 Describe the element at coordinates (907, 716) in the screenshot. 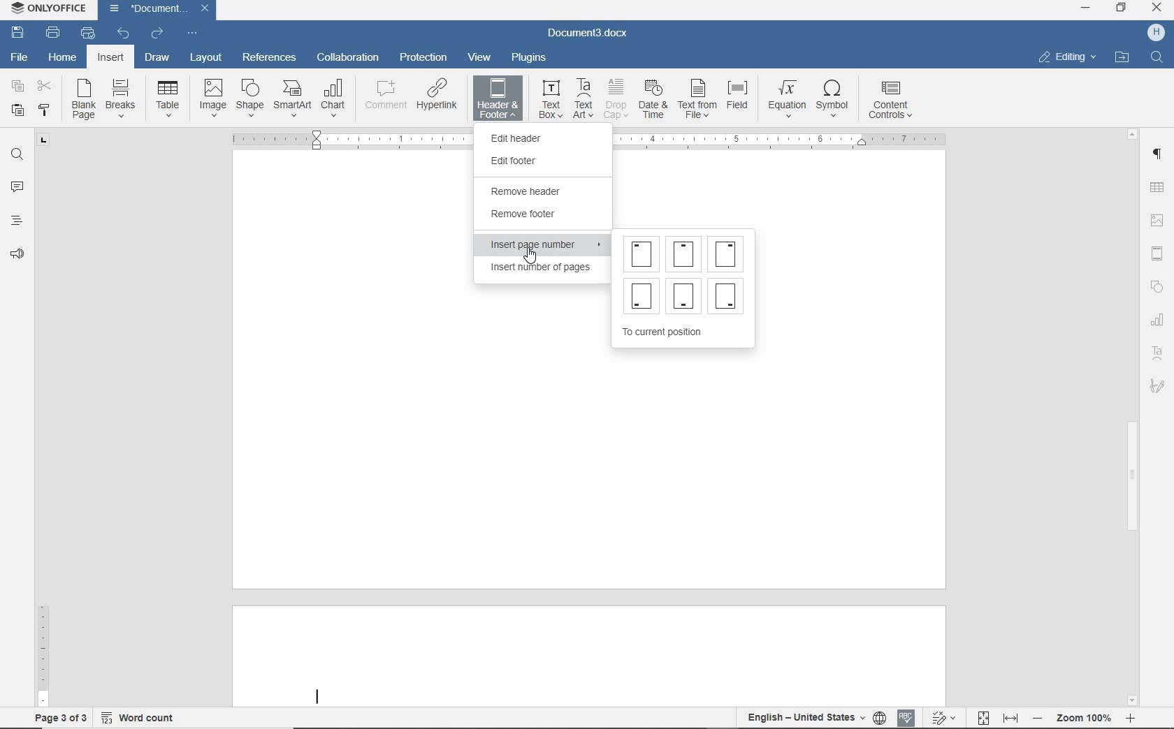

I see `Spell check` at that location.